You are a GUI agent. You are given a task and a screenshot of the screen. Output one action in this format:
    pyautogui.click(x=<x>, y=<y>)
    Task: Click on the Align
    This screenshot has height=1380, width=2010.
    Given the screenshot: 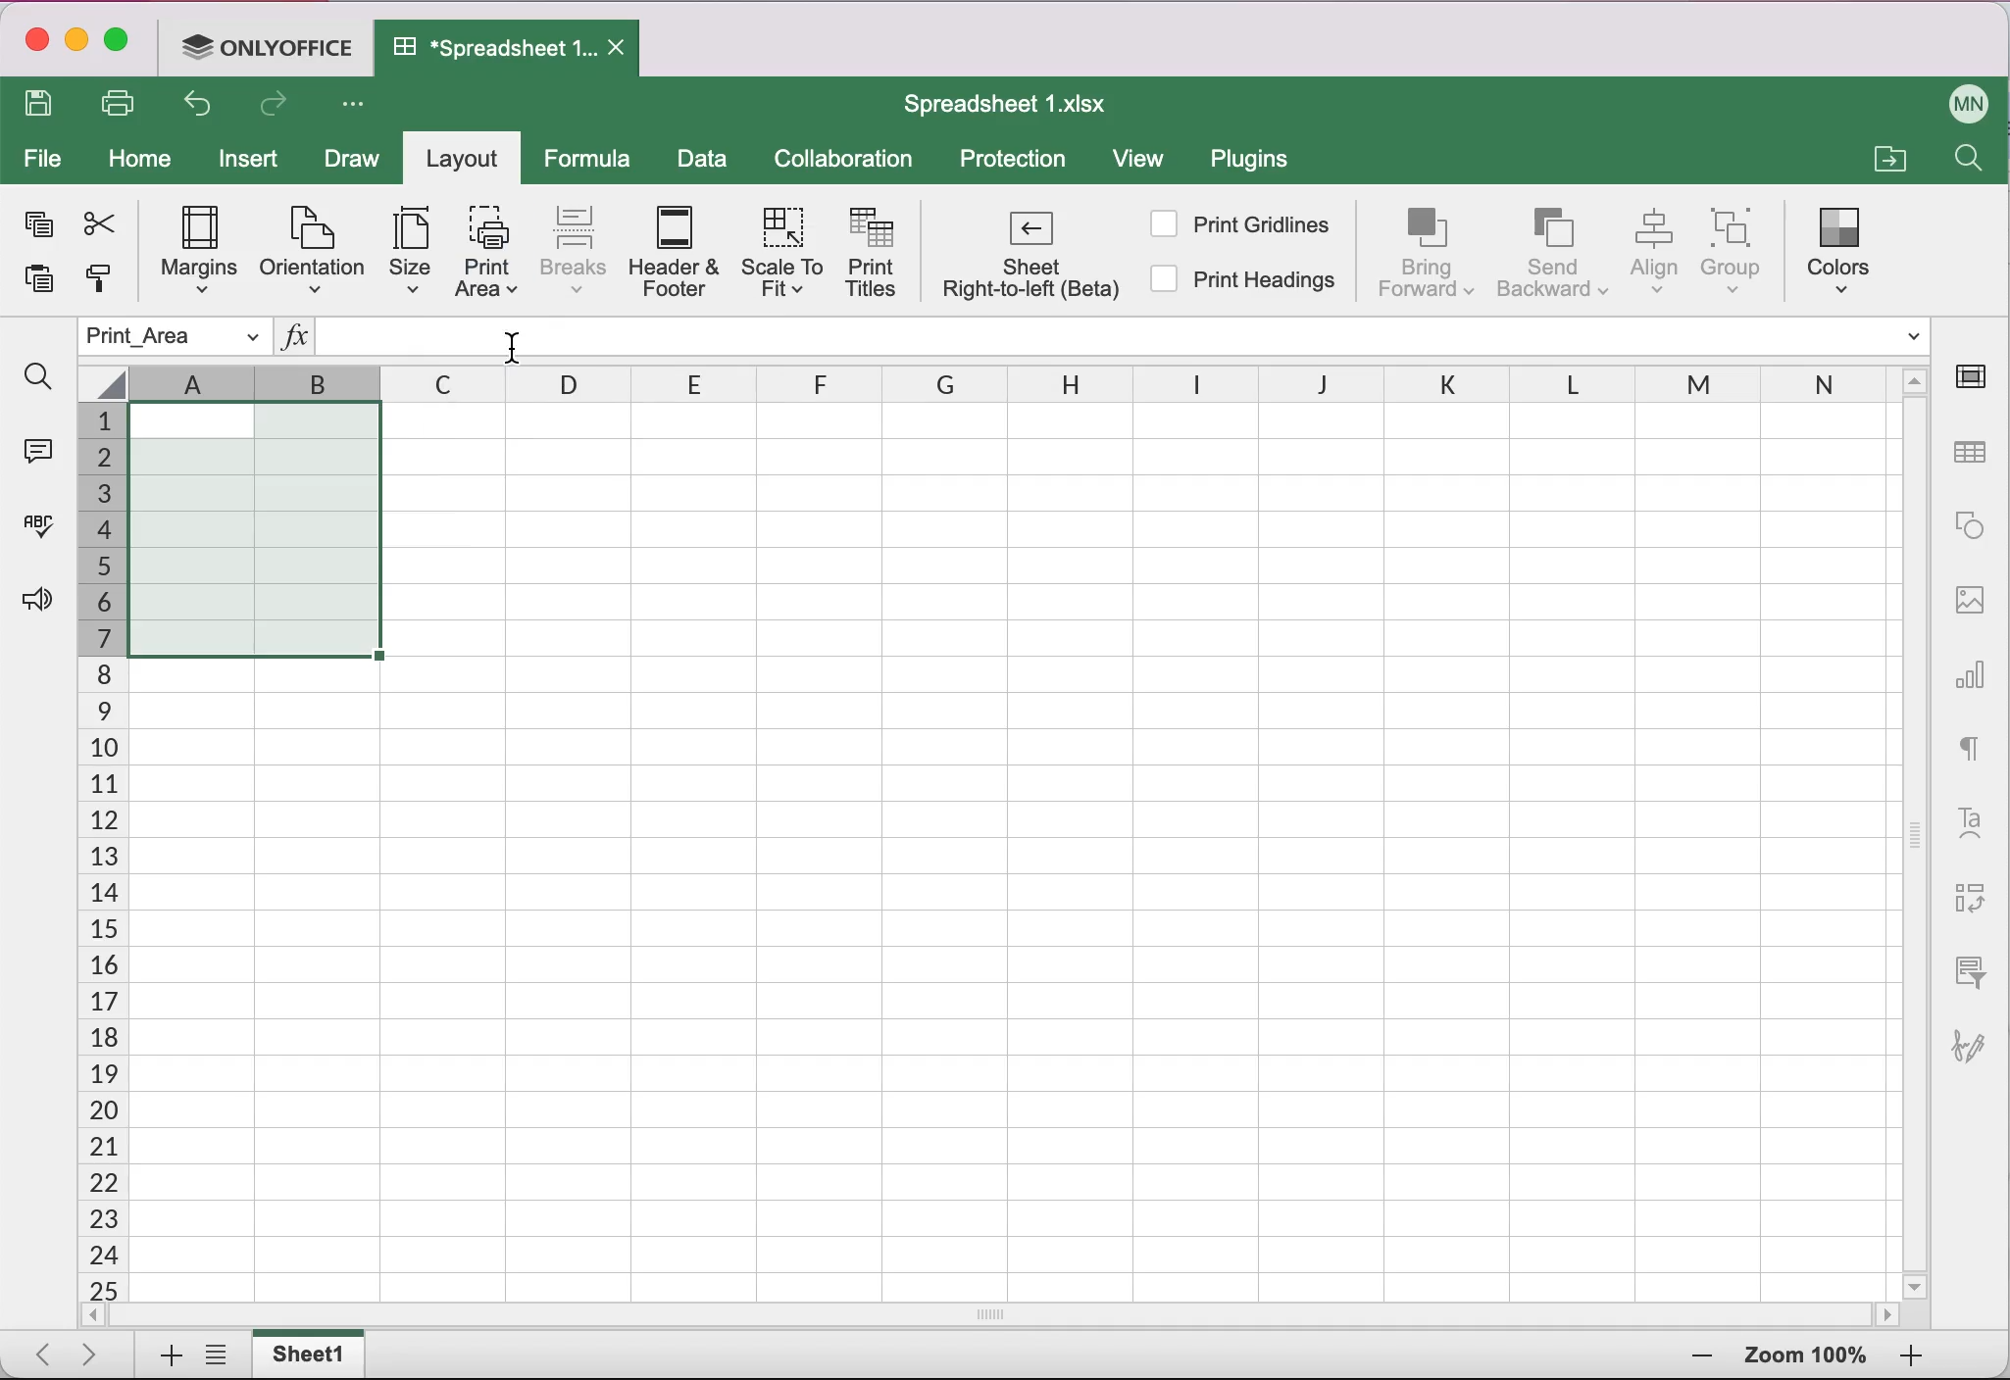 What is the action you would take?
    pyautogui.click(x=1657, y=252)
    